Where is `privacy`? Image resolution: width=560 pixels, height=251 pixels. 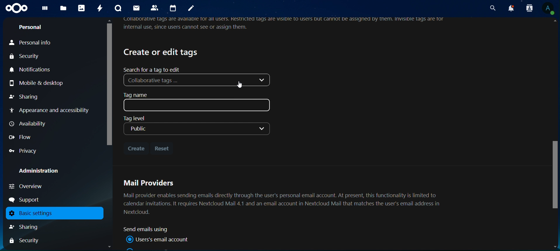
privacy is located at coordinates (23, 151).